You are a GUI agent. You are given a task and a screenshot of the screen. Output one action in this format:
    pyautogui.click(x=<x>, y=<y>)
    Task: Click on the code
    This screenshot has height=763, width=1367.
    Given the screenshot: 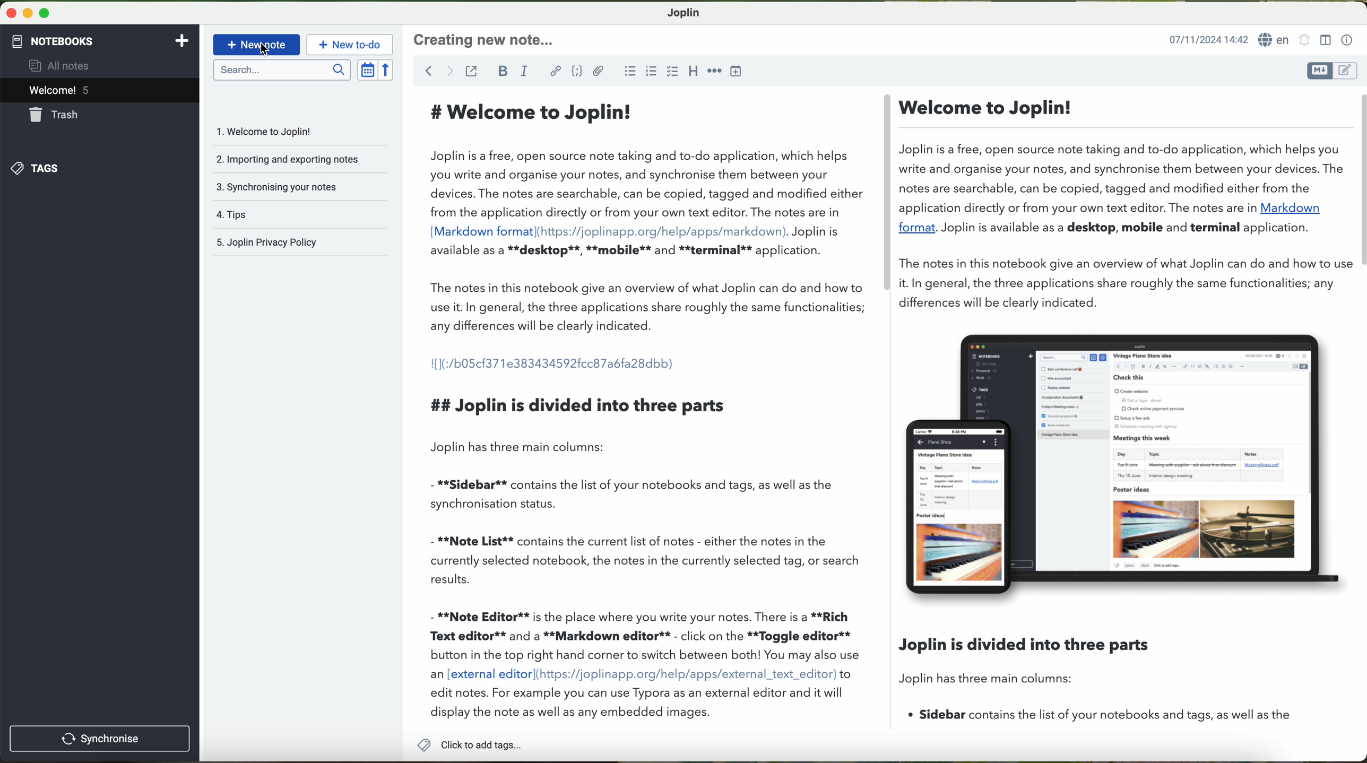 What is the action you would take?
    pyautogui.click(x=578, y=72)
    